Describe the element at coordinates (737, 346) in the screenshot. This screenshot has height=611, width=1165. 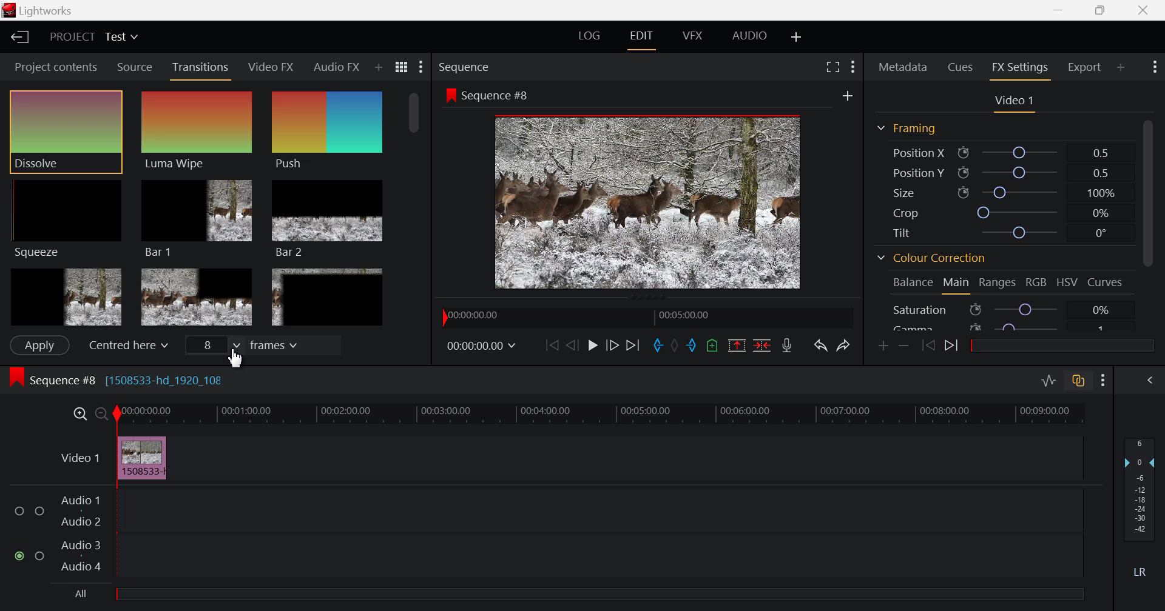
I see `Remove marked section` at that location.